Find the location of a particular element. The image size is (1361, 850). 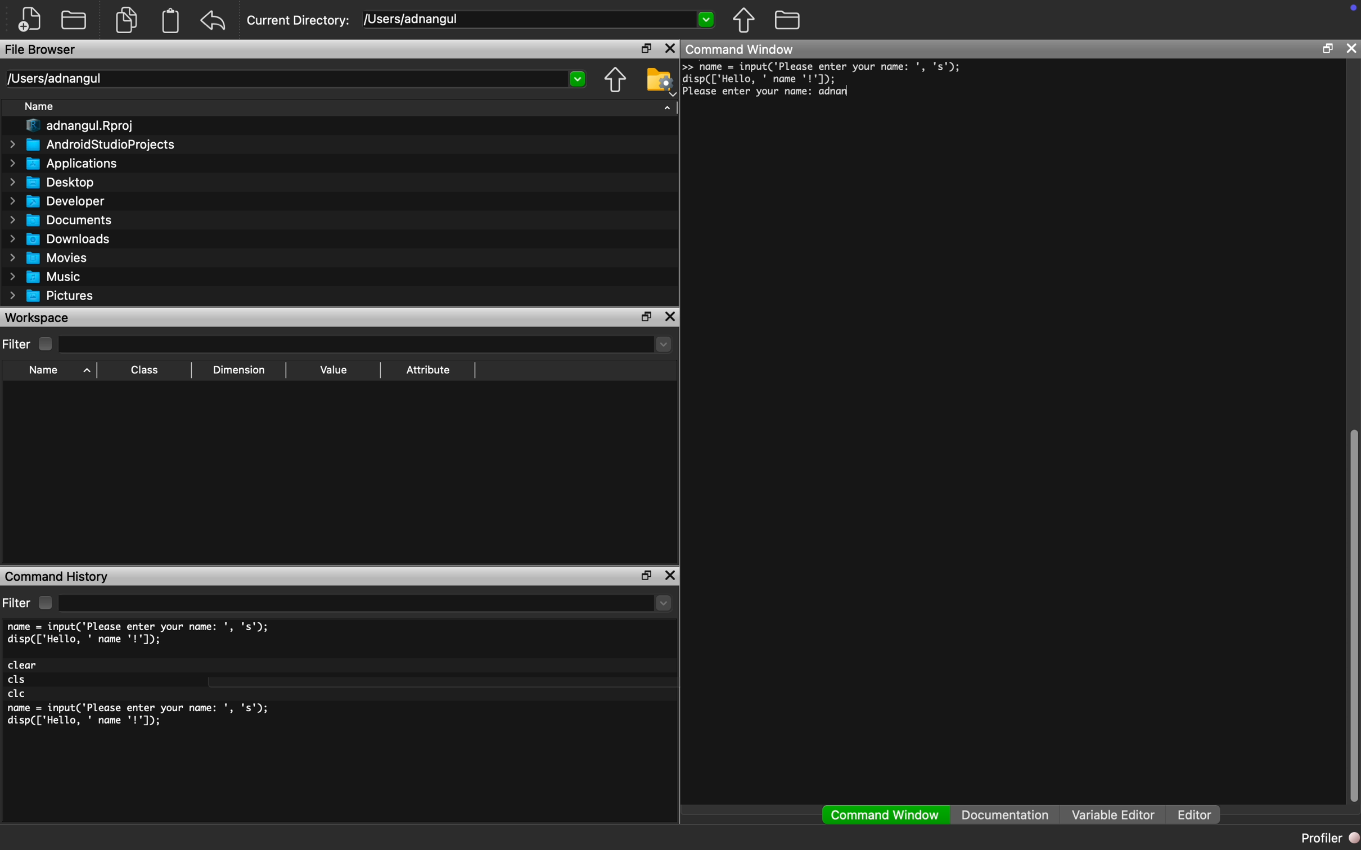

maximize is located at coordinates (645, 576).